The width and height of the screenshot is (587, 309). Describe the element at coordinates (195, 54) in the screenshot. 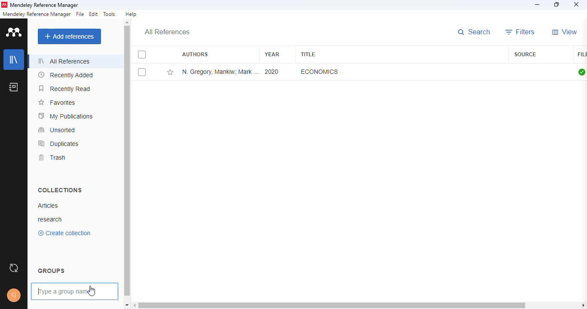

I see `authors` at that location.